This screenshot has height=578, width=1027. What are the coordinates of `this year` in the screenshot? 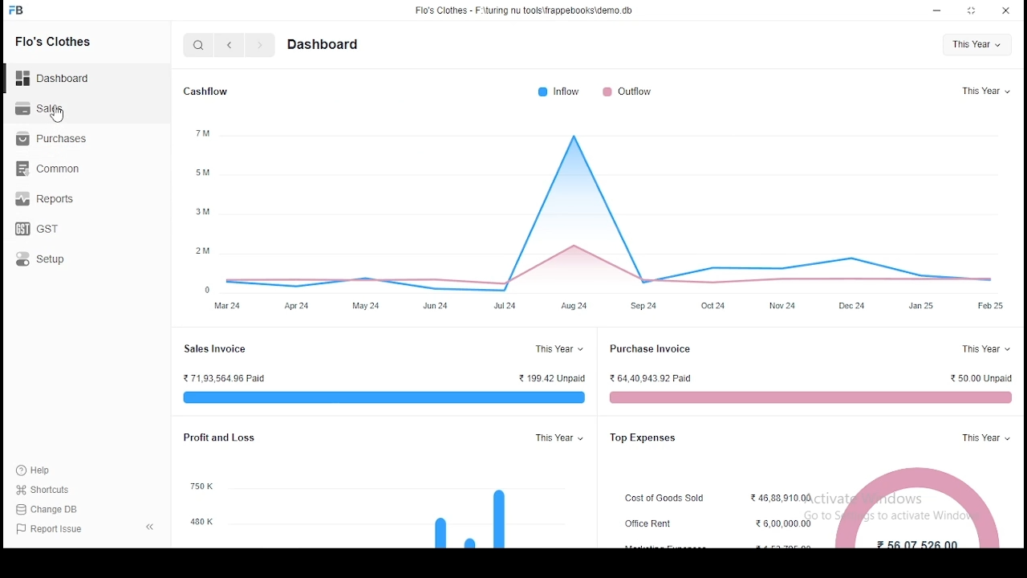 It's located at (976, 45).